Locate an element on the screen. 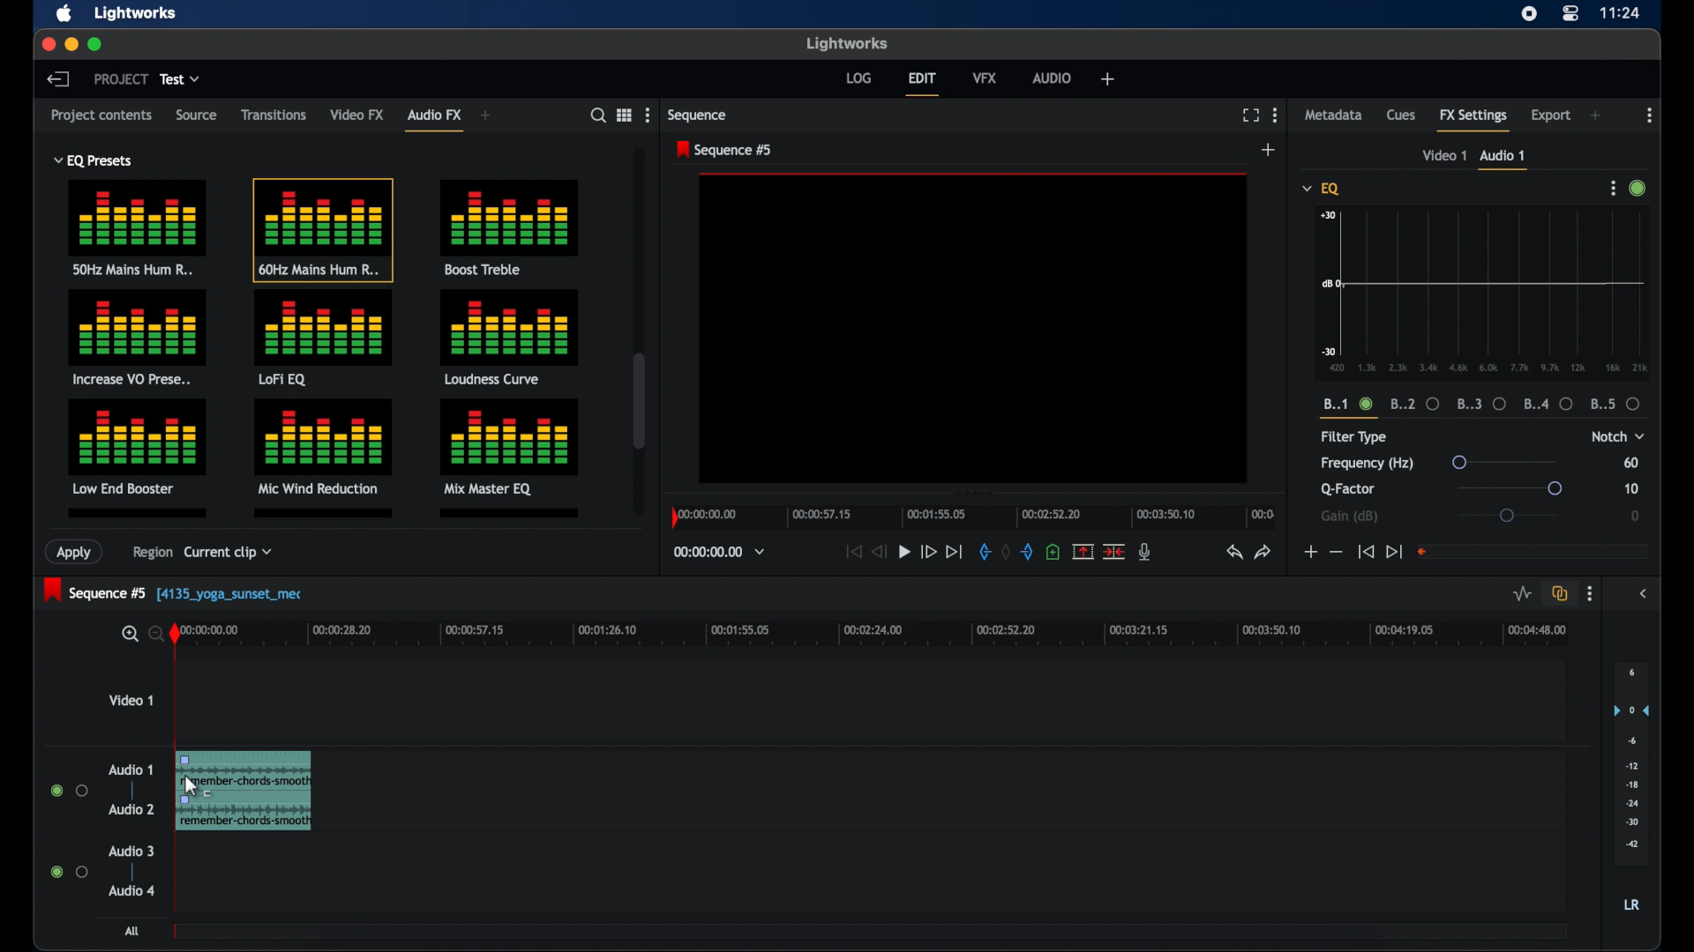 The width and height of the screenshot is (1694, 952). increase presets is located at coordinates (139, 338).